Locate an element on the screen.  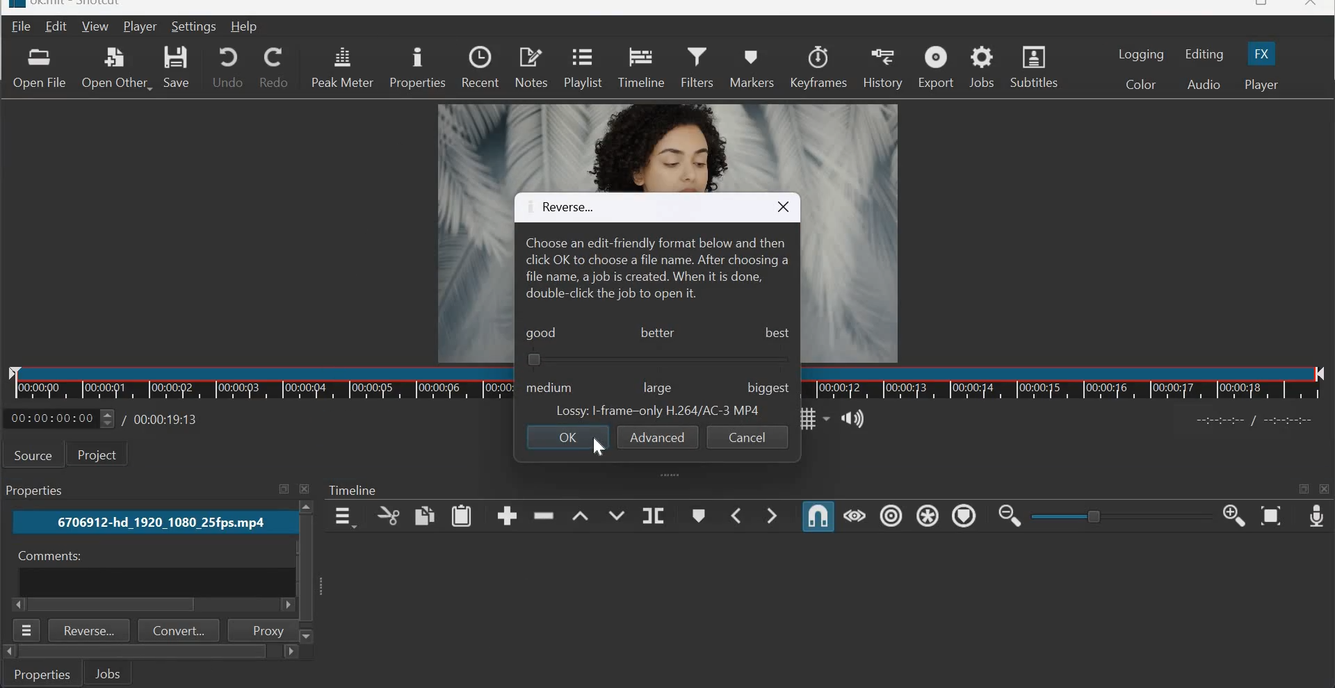
close is located at coordinates (783, 207).